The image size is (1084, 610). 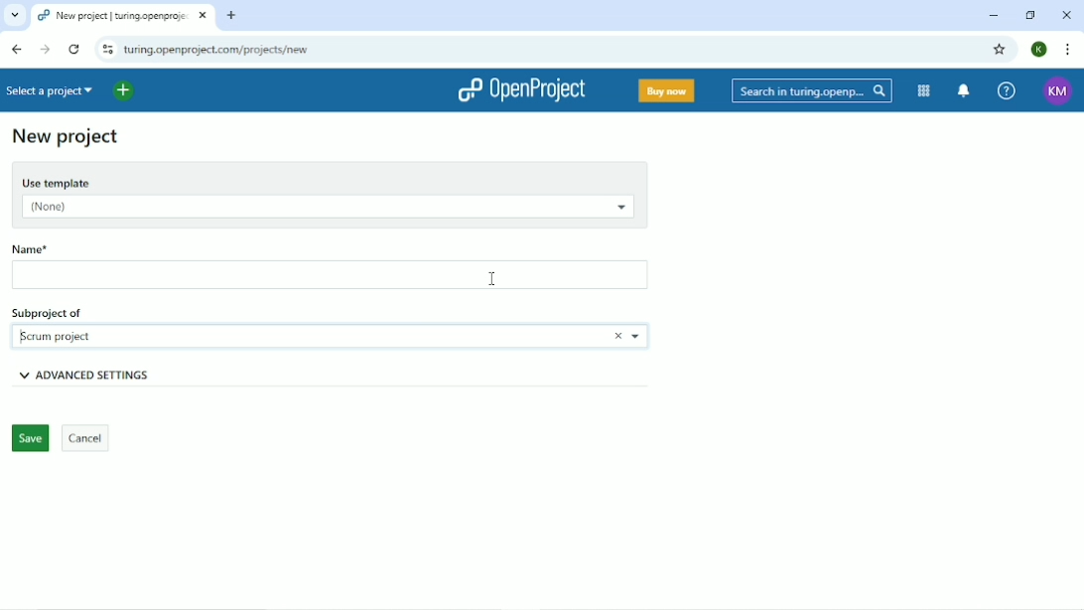 I want to click on Reload this page, so click(x=73, y=49).